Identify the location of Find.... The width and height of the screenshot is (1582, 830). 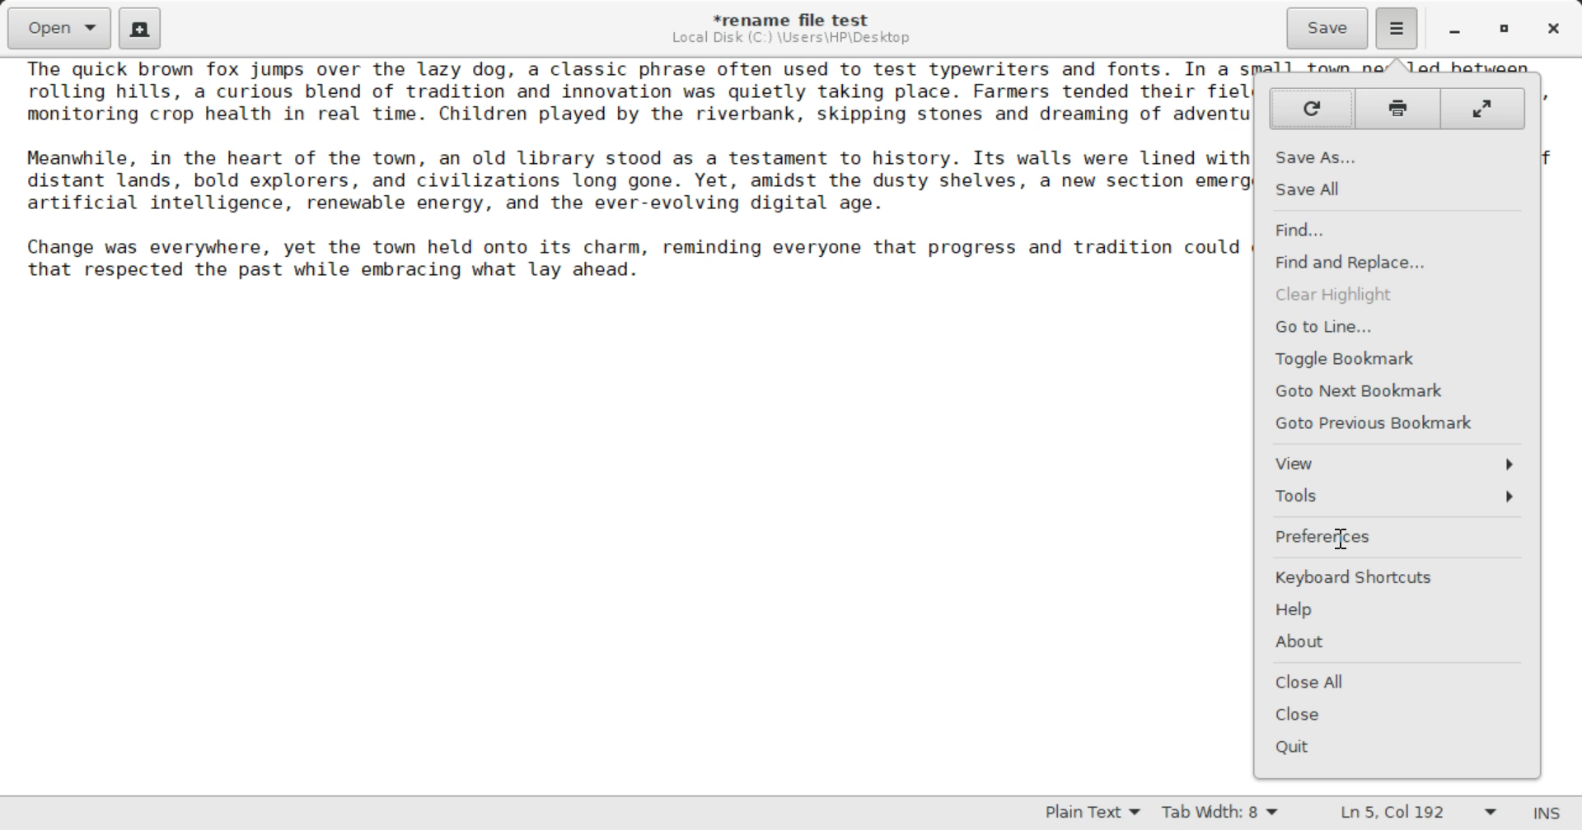
(1388, 231).